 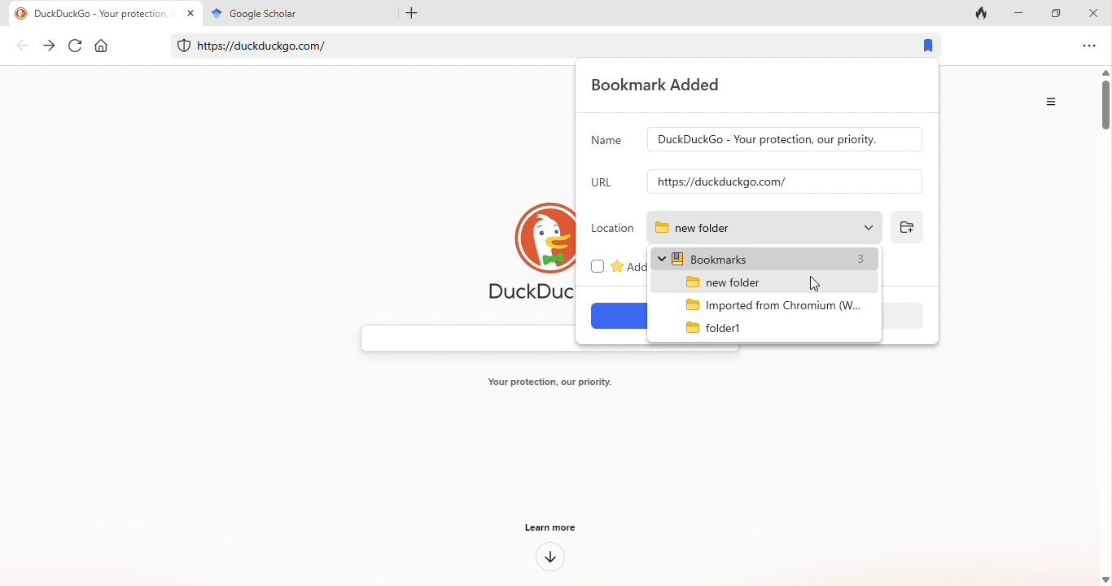 I want to click on bookmark added, so click(x=665, y=85).